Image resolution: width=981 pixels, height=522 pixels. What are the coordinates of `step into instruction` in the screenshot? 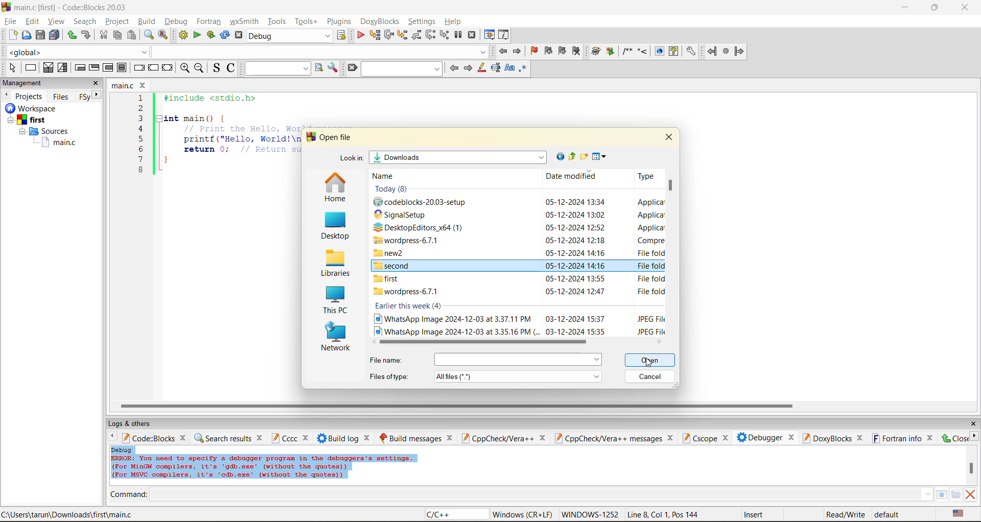 It's located at (444, 35).